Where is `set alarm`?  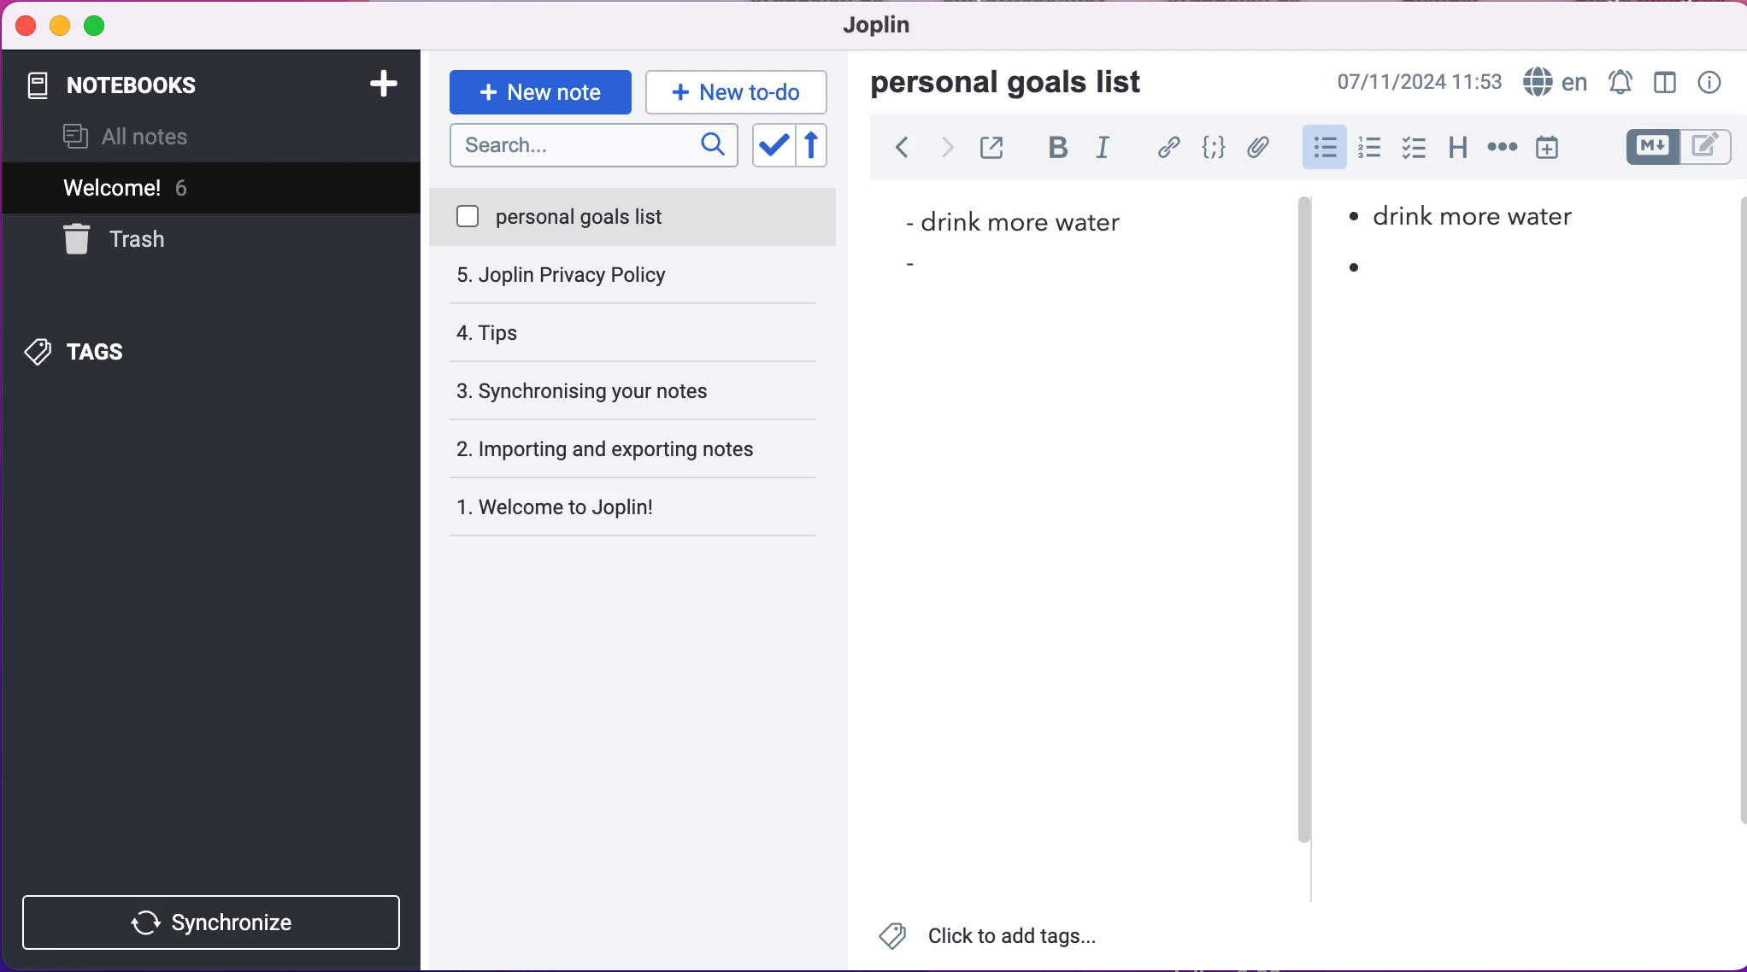
set alarm is located at coordinates (1617, 79).